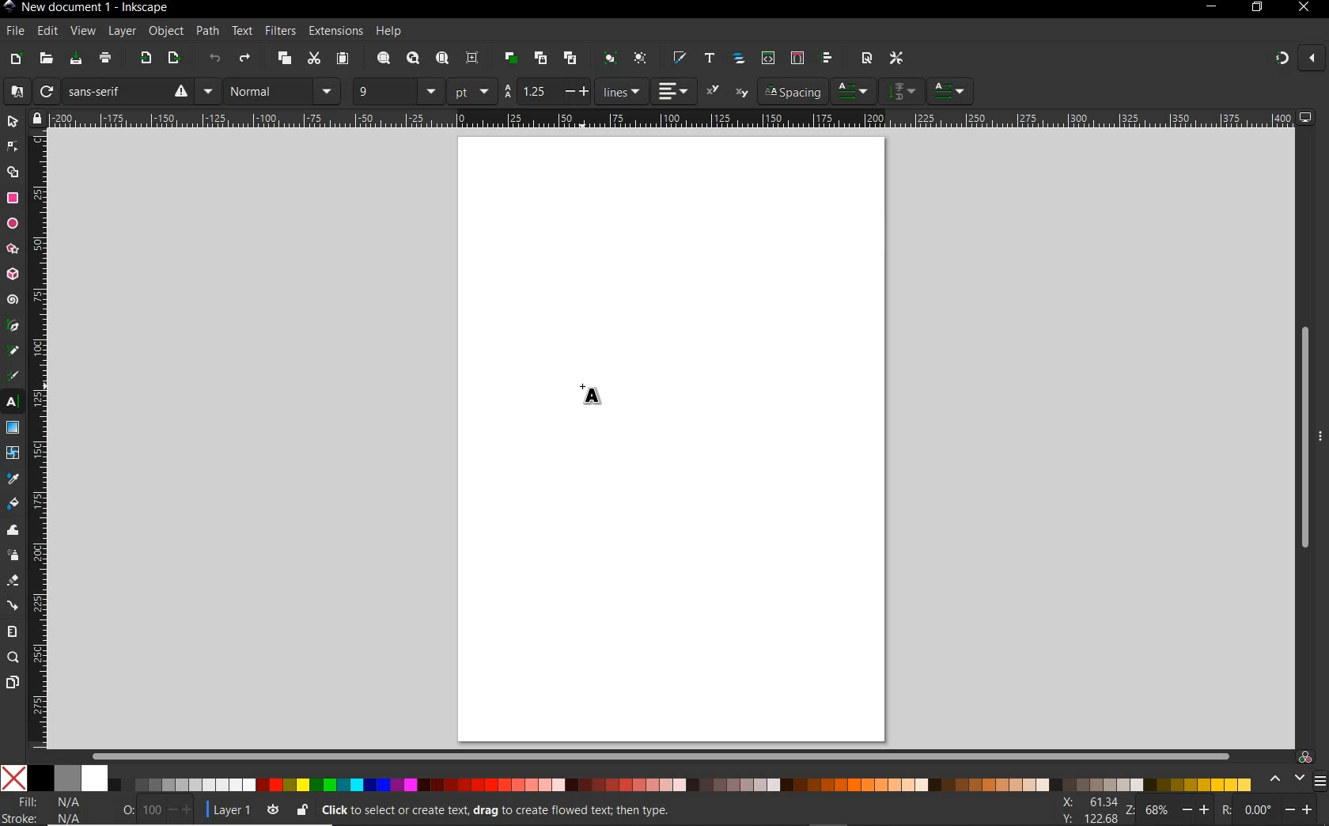 The width and height of the screenshot is (1329, 826). I want to click on view, so click(81, 32).